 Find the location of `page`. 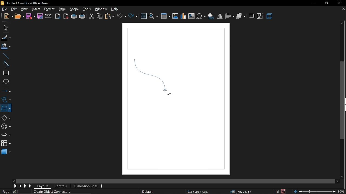

page is located at coordinates (62, 8).